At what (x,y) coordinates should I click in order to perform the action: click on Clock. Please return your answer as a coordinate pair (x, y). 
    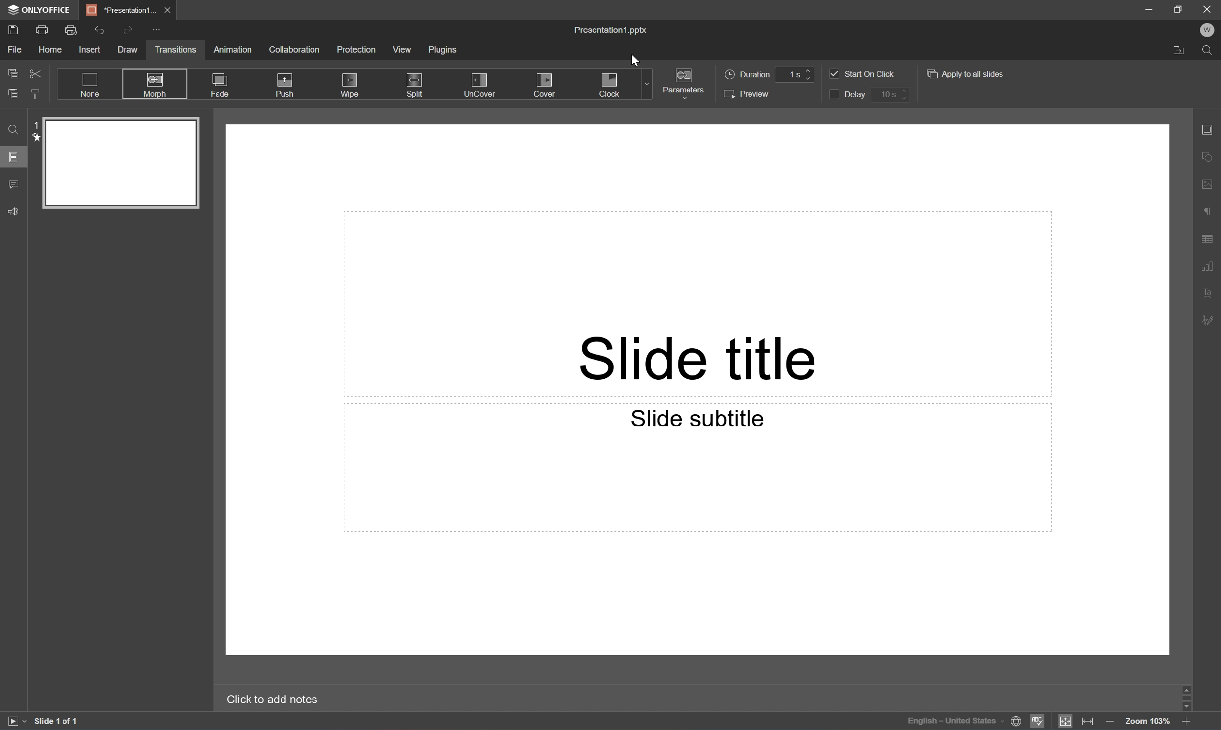
    Looking at the image, I should click on (611, 85).